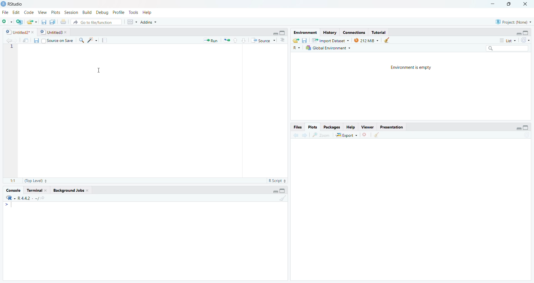 The height and width of the screenshot is (283, 534). Describe the element at coordinates (18, 32) in the screenshot. I see `untitled2` at that location.